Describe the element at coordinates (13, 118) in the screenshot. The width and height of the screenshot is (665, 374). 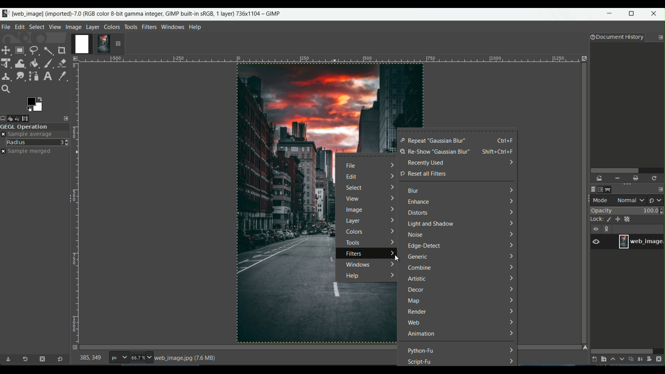
I see `device status` at that location.